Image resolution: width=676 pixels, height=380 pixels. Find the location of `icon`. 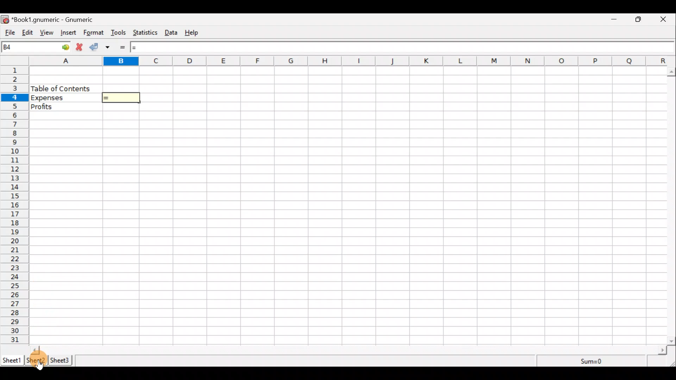

icon is located at coordinates (6, 20).